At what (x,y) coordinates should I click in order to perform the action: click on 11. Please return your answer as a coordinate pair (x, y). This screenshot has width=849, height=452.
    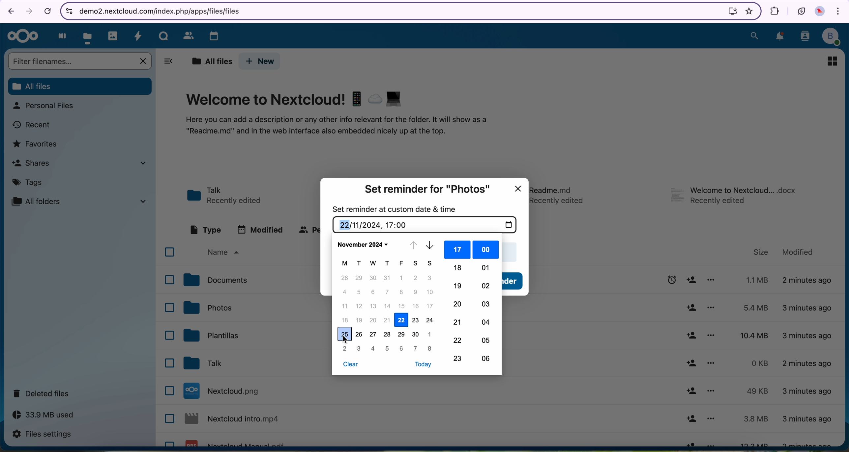
    Looking at the image, I should click on (344, 306).